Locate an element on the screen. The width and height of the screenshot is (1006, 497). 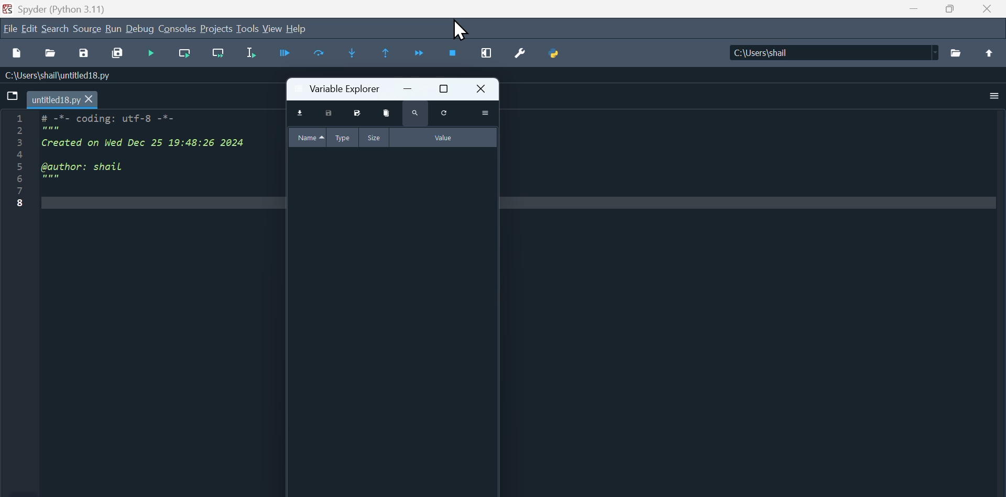
Help is located at coordinates (300, 28).